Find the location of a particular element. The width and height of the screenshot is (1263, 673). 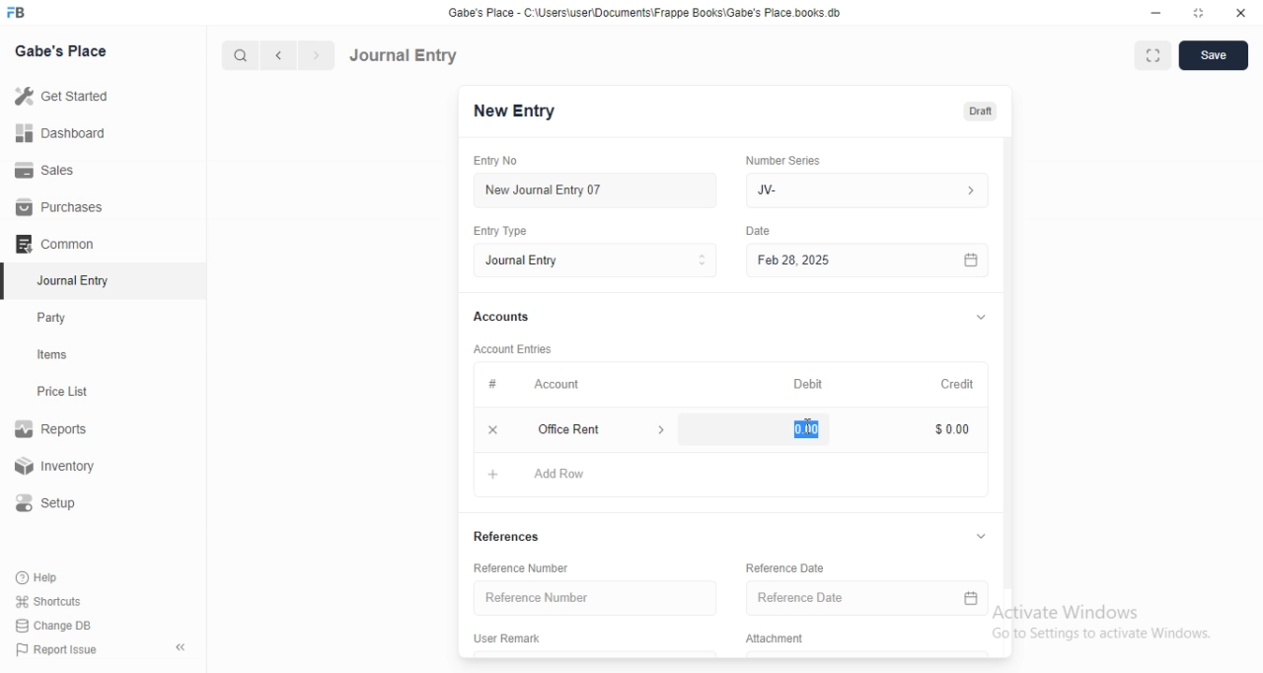

tems is located at coordinates (60, 355).